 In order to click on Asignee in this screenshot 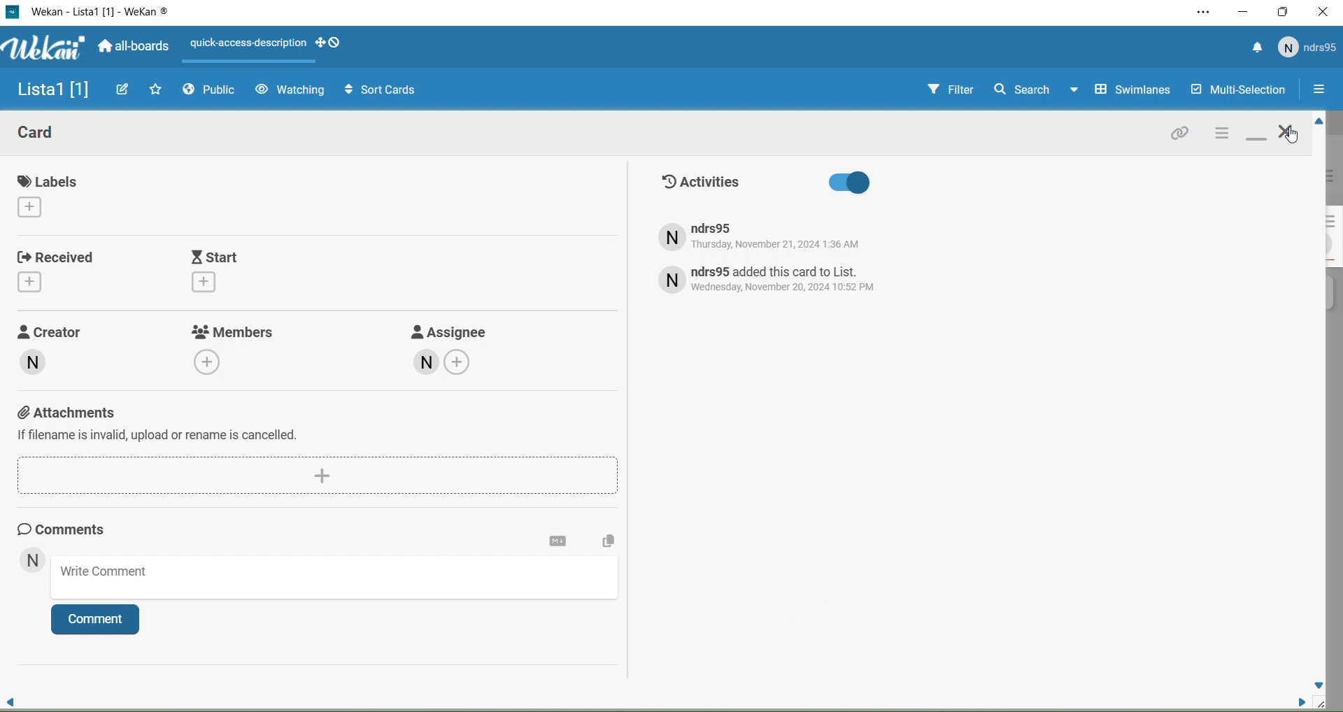, I will do `click(546, 399)`.